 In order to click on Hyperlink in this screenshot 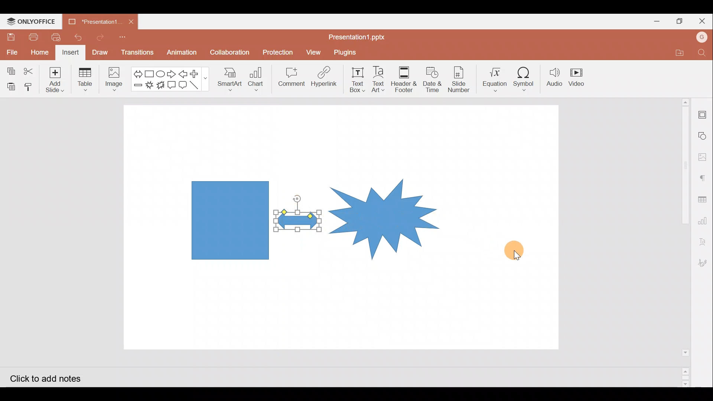, I will do `click(326, 78)`.